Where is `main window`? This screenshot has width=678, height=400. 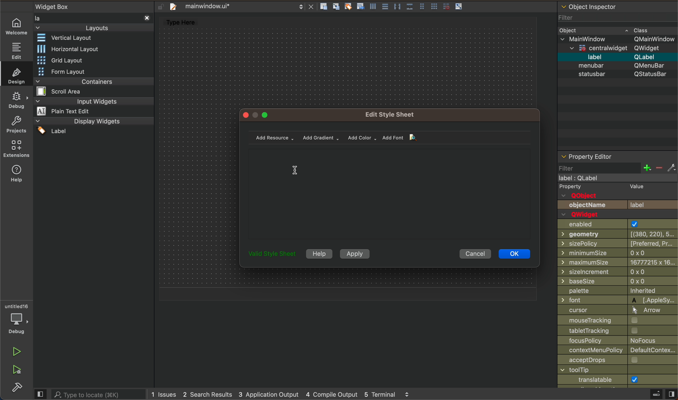
main window is located at coordinates (615, 178).